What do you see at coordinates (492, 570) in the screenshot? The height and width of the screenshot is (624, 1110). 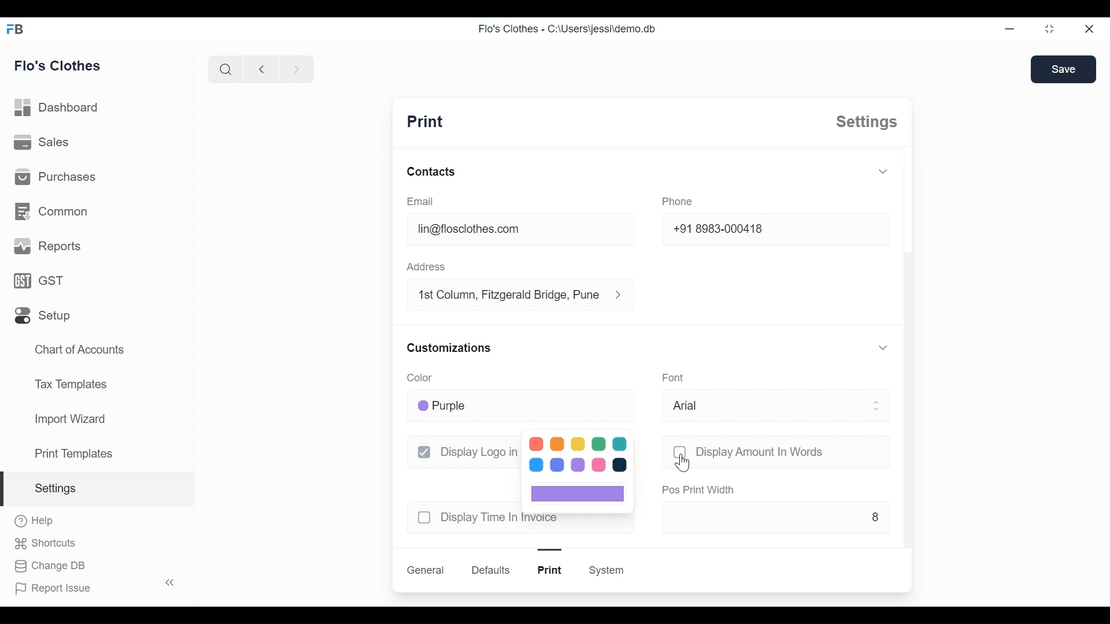 I see `defaults` at bounding box center [492, 570].